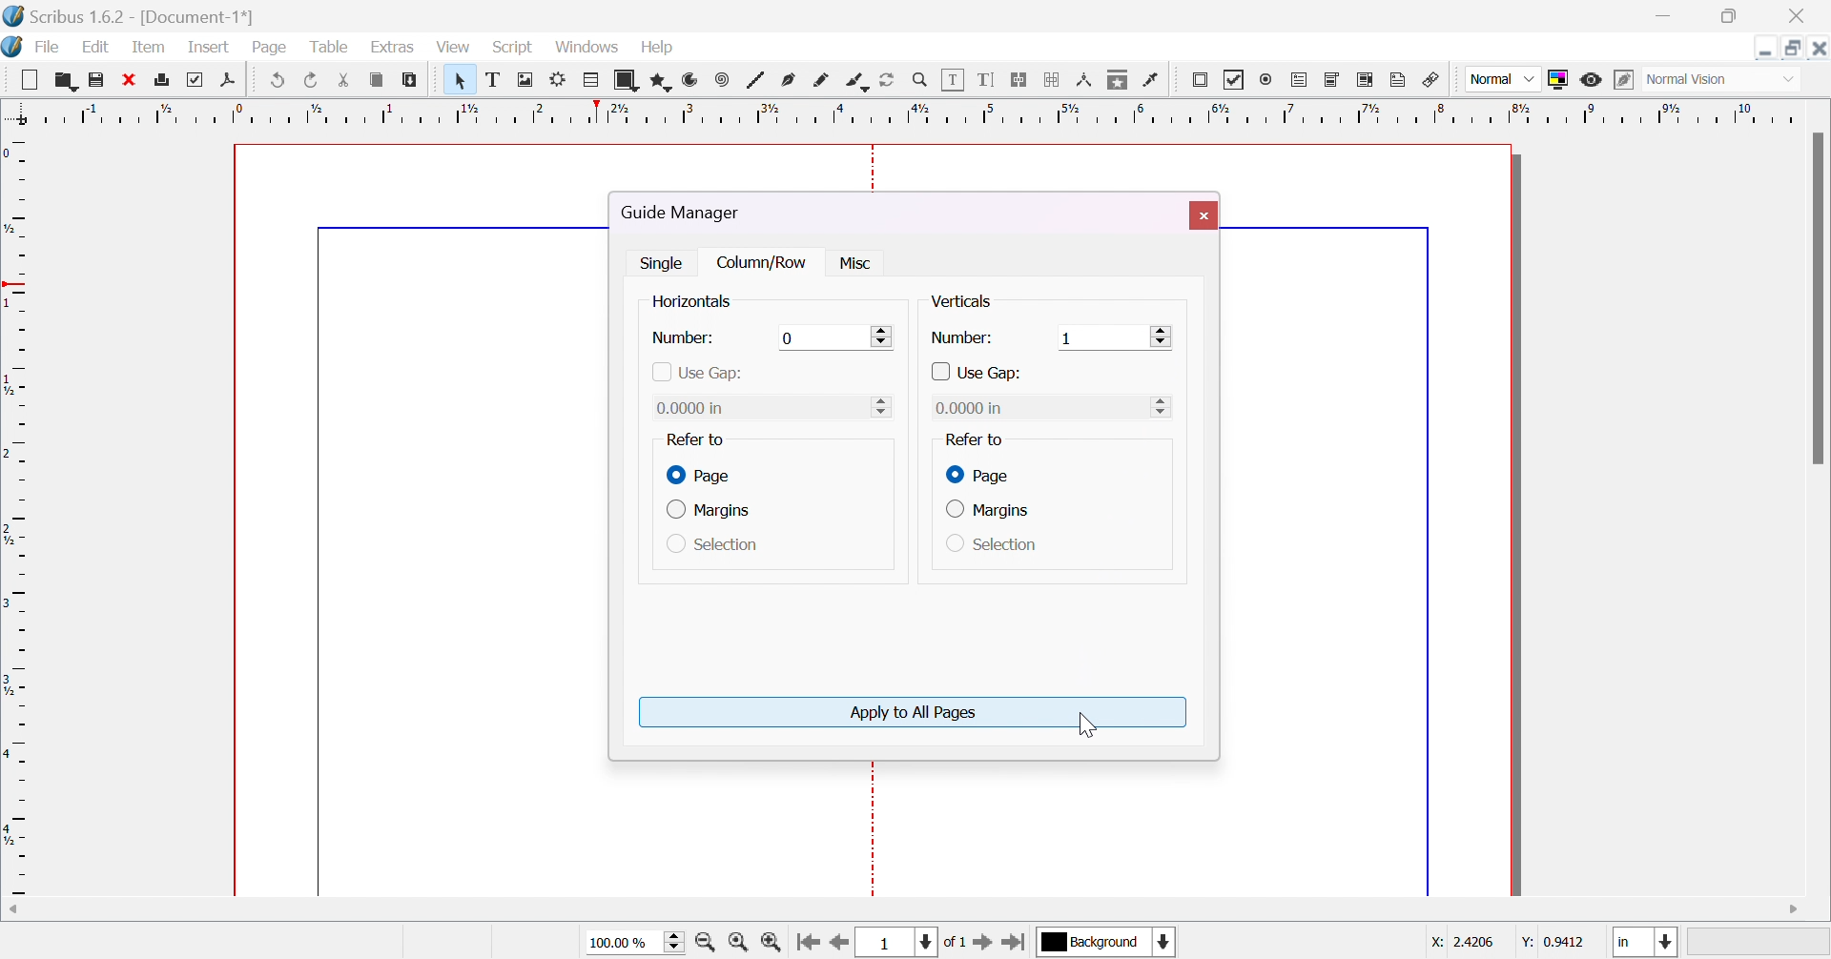  Describe the element at coordinates (1092, 942) in the screenshot. I see `select current layer` at that location.